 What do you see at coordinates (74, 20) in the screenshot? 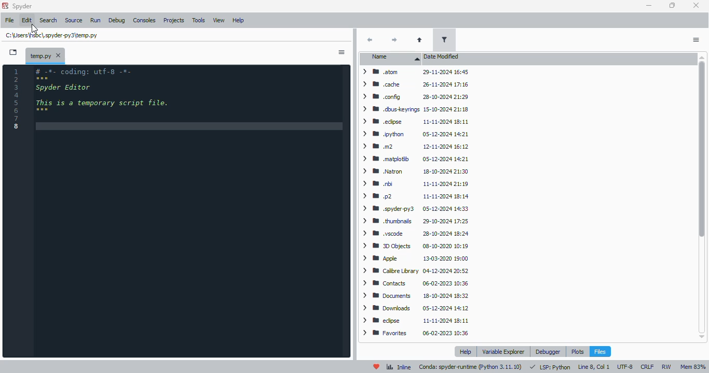
I see `source` at bounding box center [74, 20].